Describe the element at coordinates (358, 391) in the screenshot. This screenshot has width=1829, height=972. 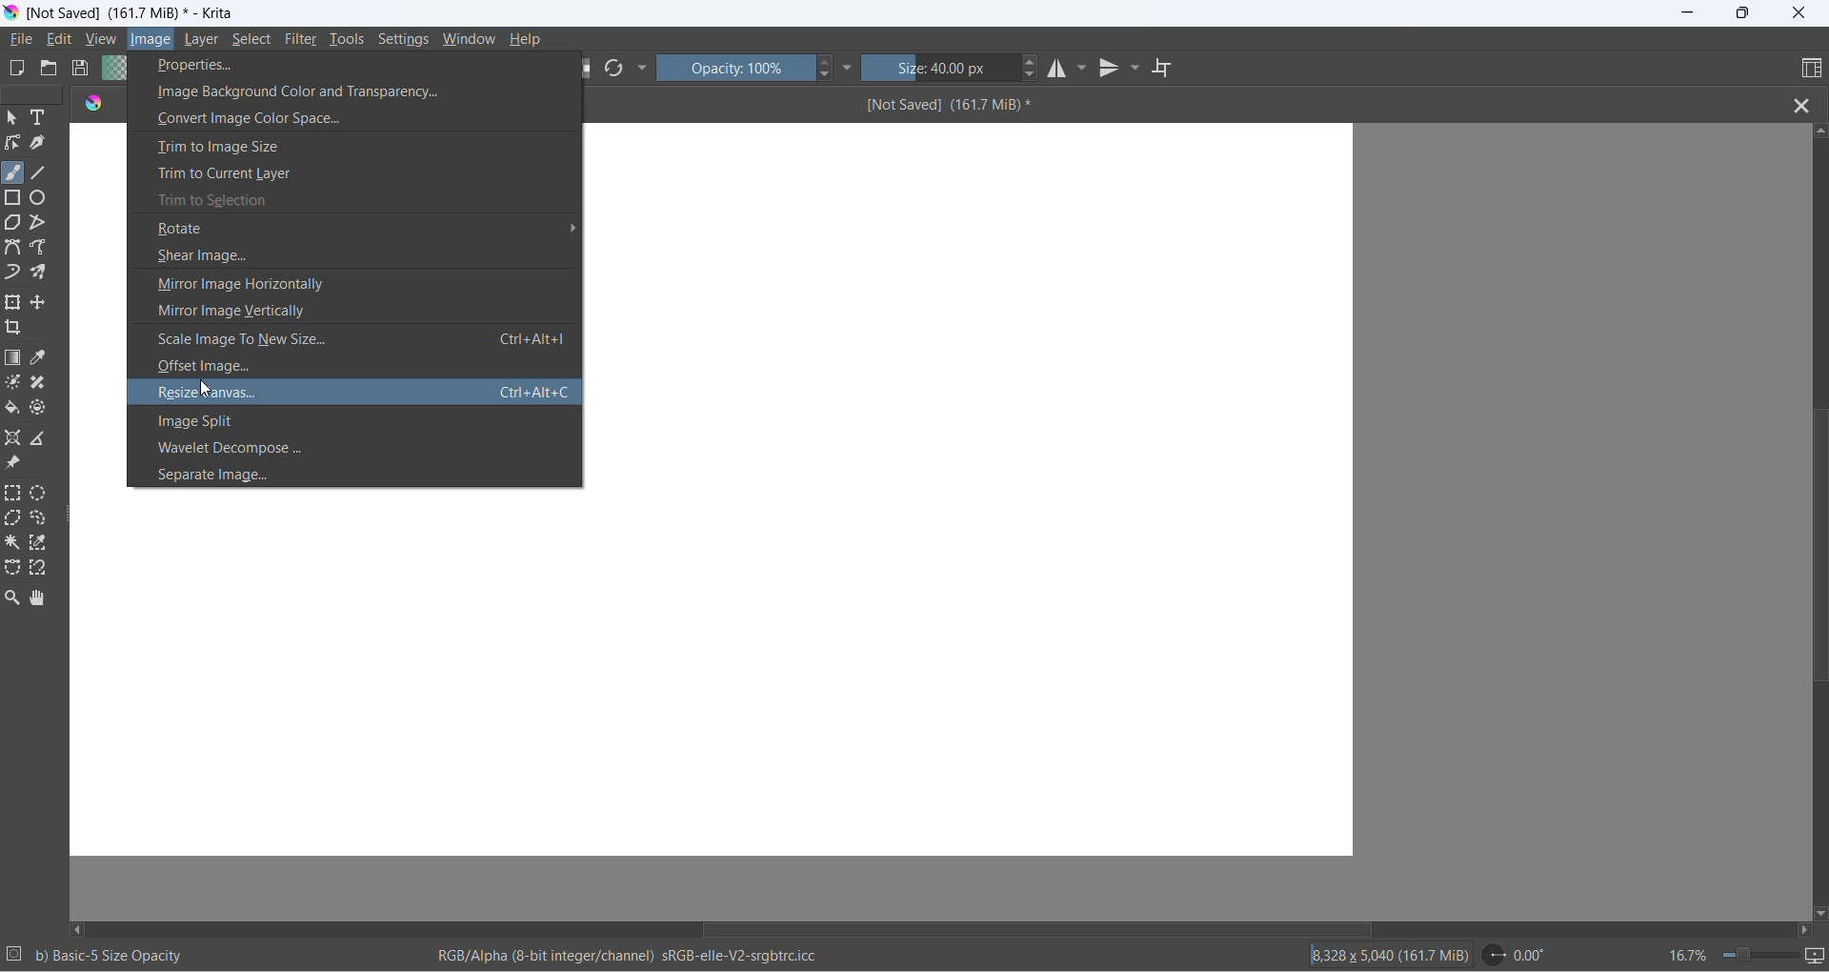
I see `cursor on resize canvas` at that location.